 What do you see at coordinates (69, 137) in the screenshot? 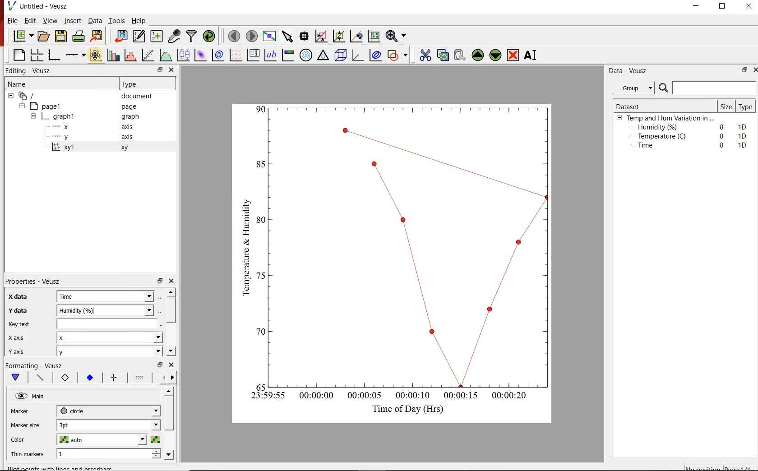
I see `y` at bounding box center [69, 137].